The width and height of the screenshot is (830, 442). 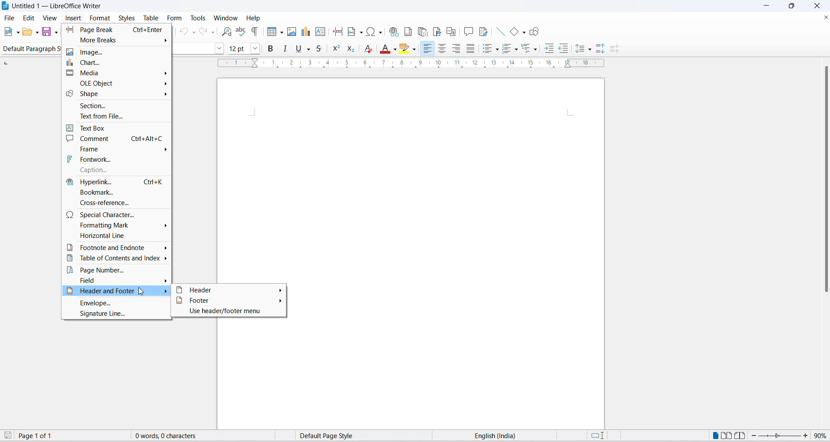 What do you see at coordinates (207, 32) in the screenshot?
I see `redo` at bounding box center [207, 32].